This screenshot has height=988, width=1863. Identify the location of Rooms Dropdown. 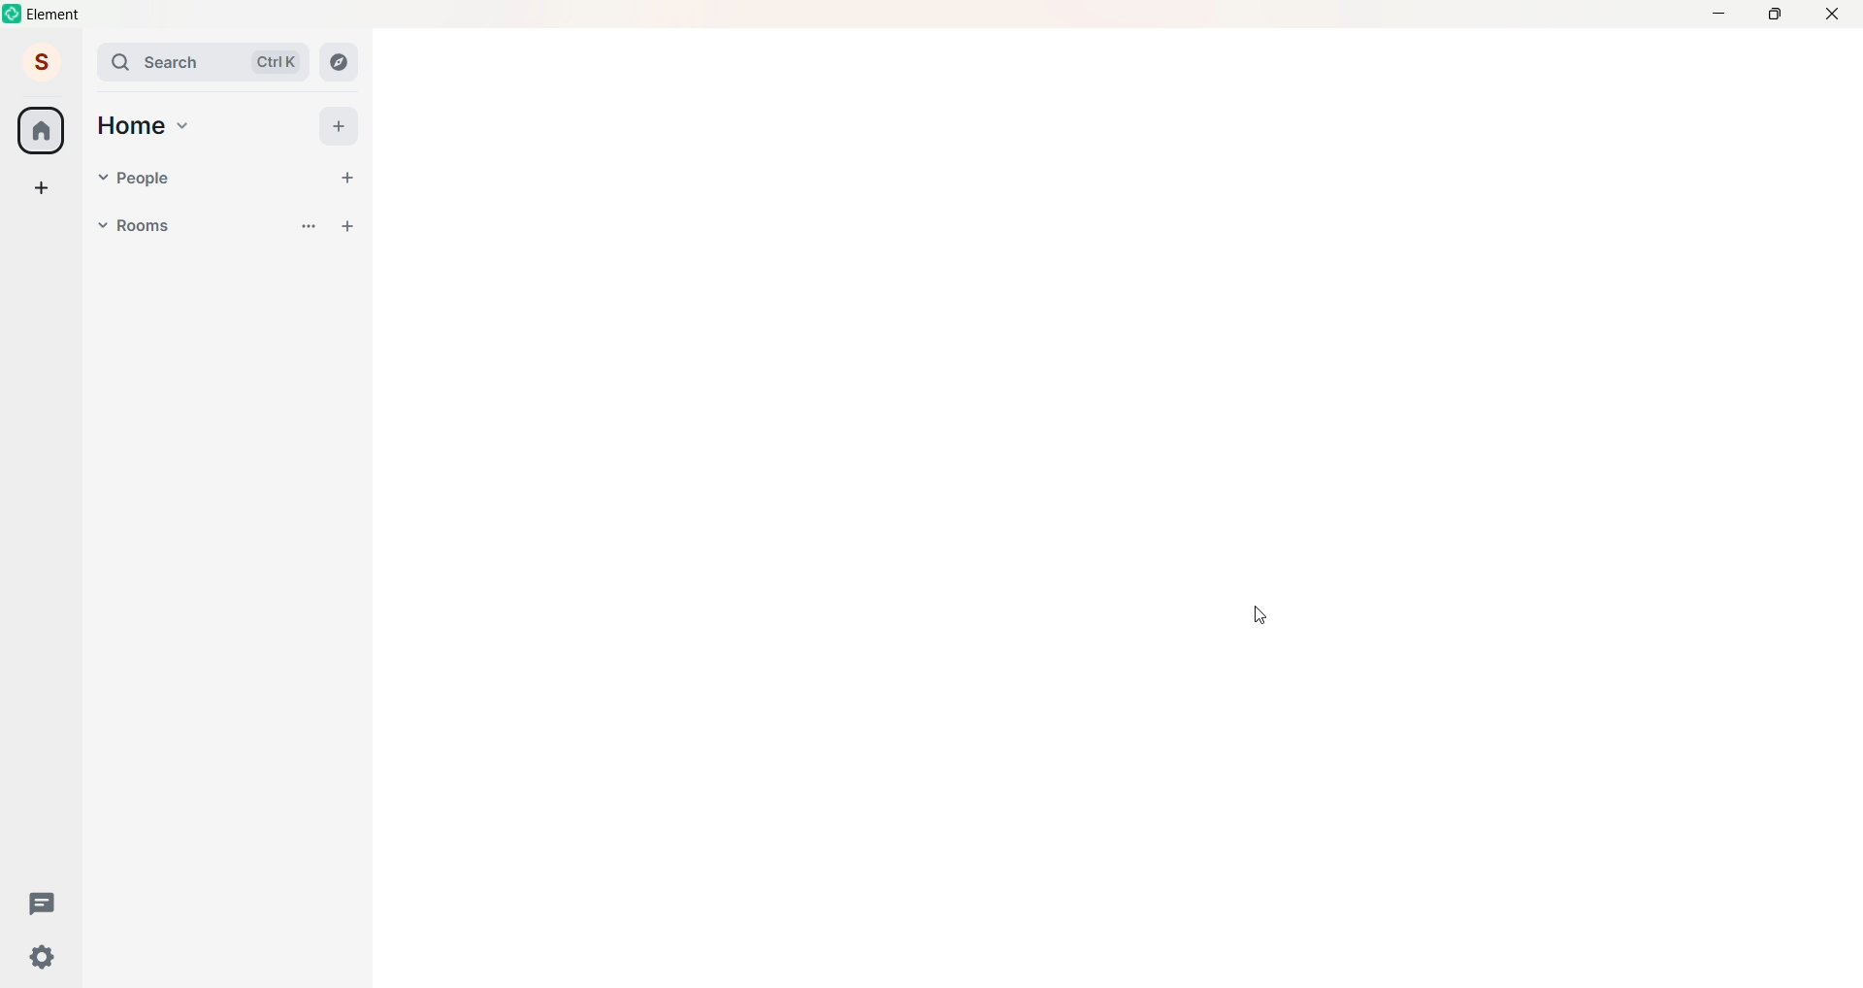
(101, 222).